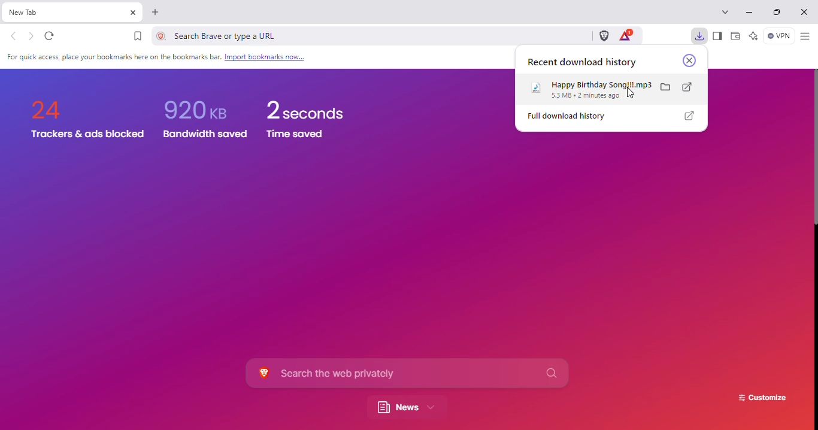  What do you see at coordinates (604, 35) in the screenshot?
I see `brave shields` at bounding box center [604, 35].